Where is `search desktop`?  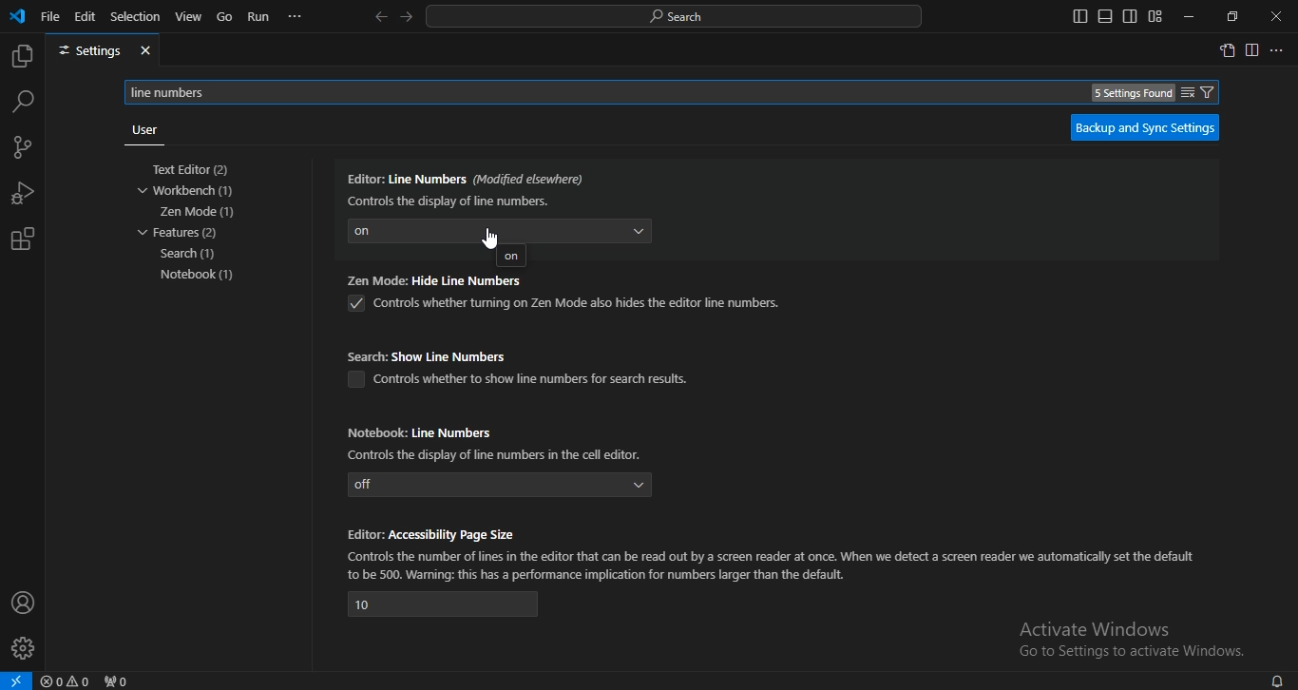 search desktop is located at coordinates (679, 17).